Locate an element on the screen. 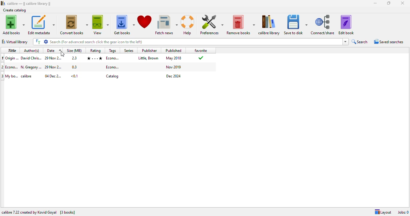 The height and width of the screenshot is (216, 410). rating is located at coordinates (95, 50).